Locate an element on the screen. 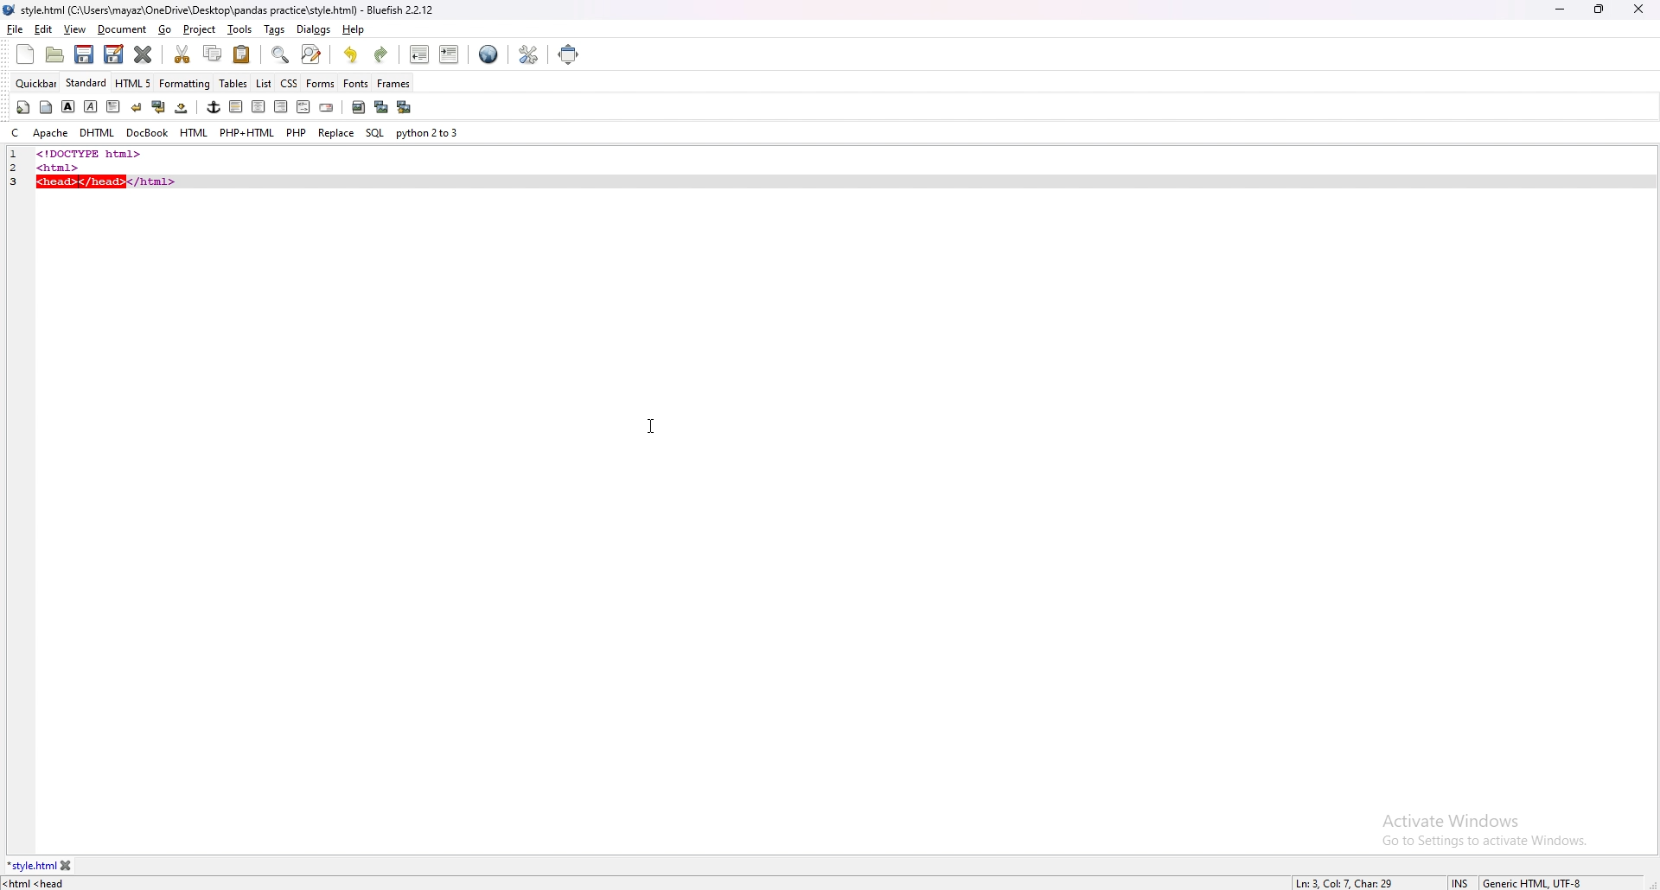 The width and height of the screenshot is (1660, 890). code is located at coordinates (140, 153).